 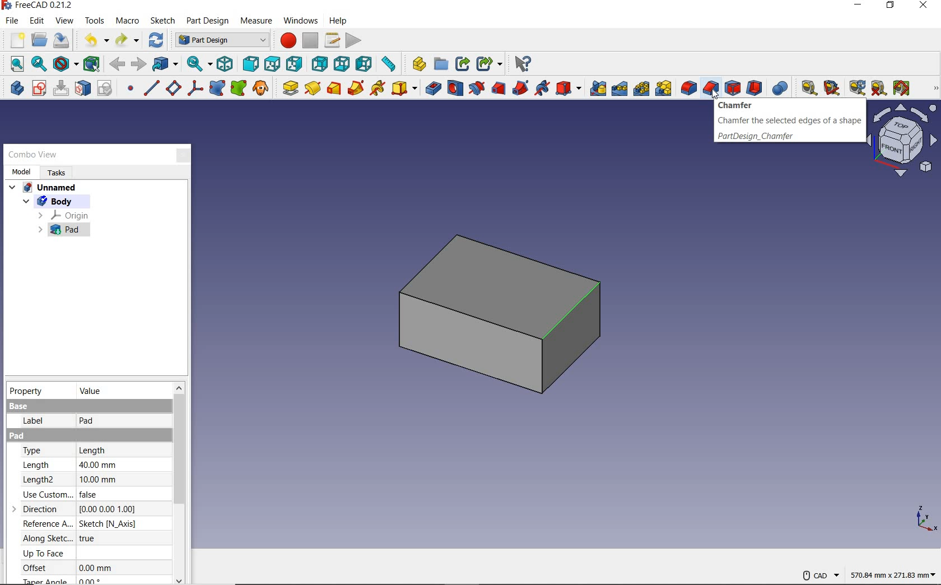 What do you see at coordinates (91, 64) in the screenshot?
I see `bounding box` at bounding box center [91, 64].